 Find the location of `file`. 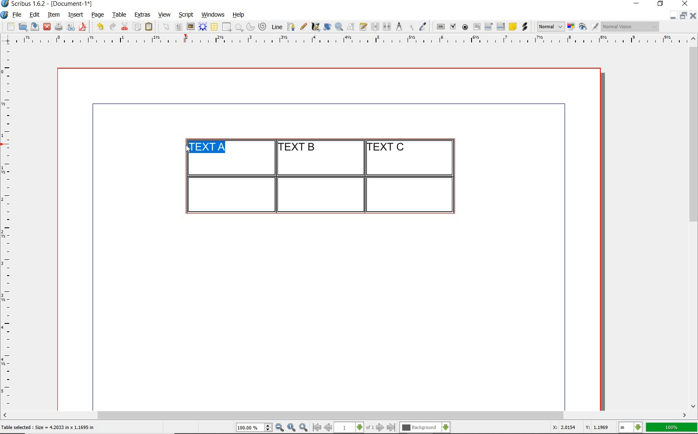

file is located at coordinates (18, 15).